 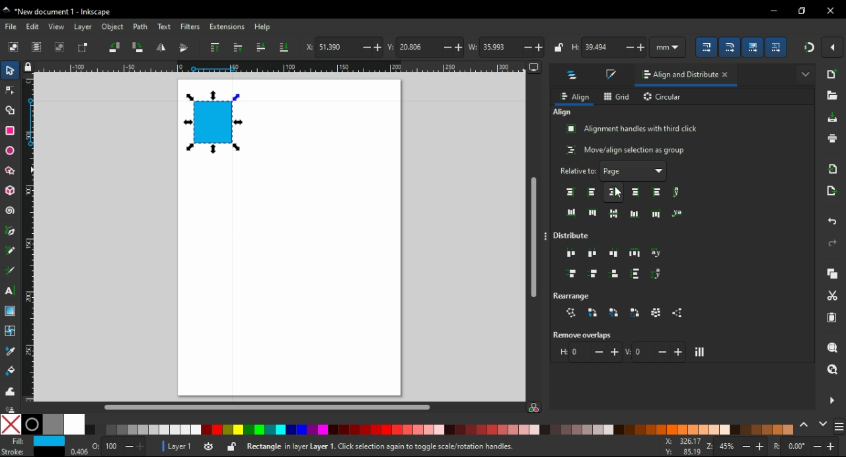 What do you see at coordinates (83, 27) in the screenshot?
I see `layer` at bounding box center [83, 27].